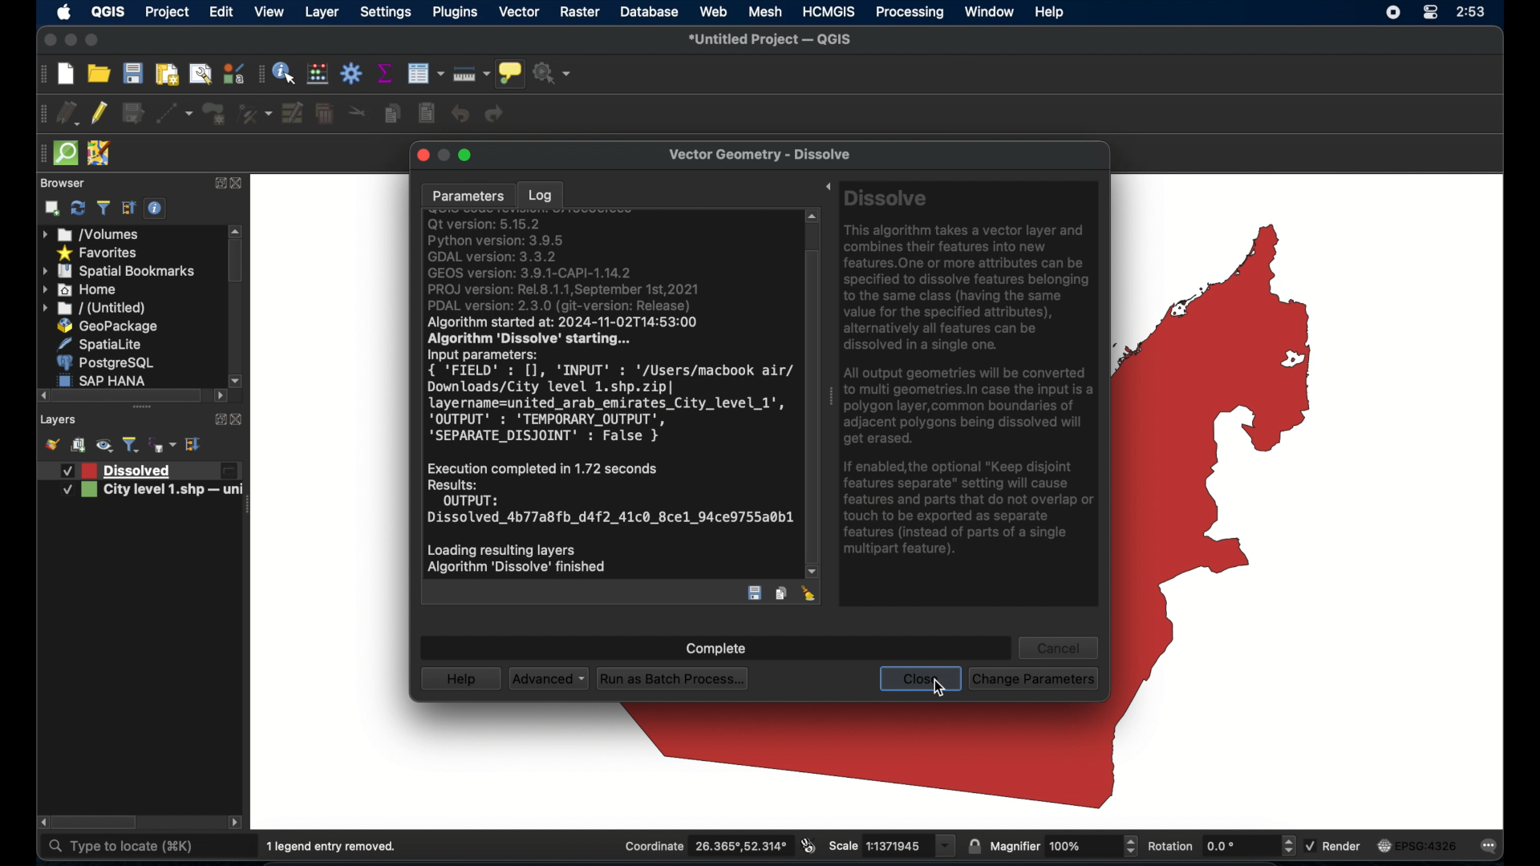  Describe the element at coordinates (155, 208) in the screenshot. I see `enable/disable properties widget` at that location.